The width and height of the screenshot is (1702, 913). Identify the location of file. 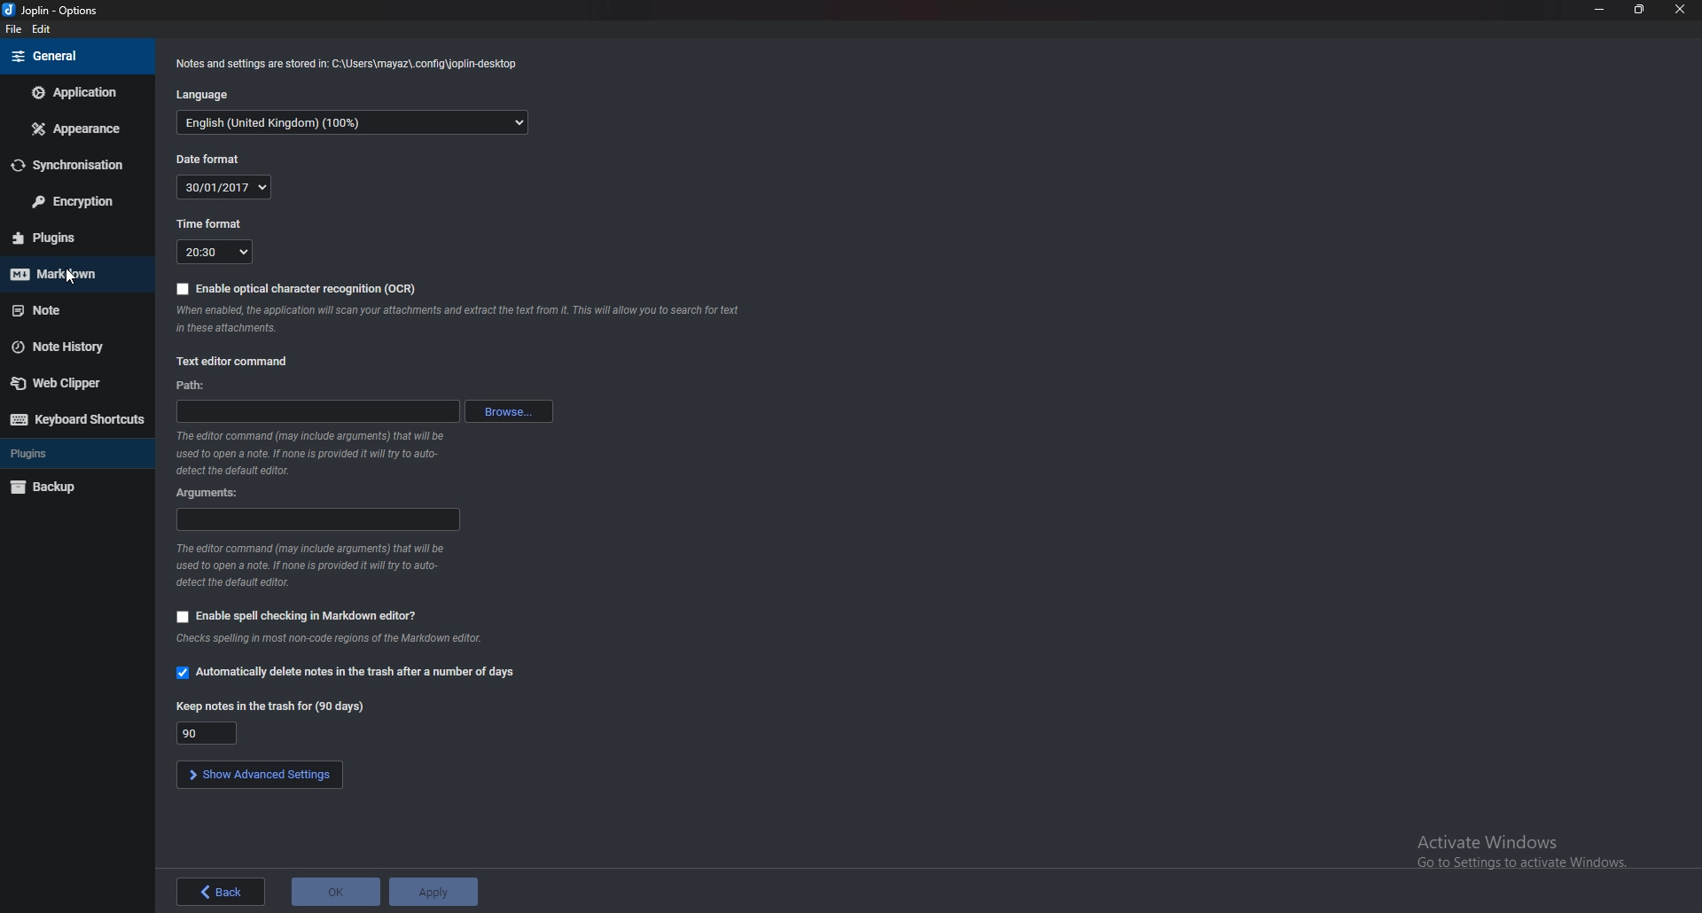
(12, 29).